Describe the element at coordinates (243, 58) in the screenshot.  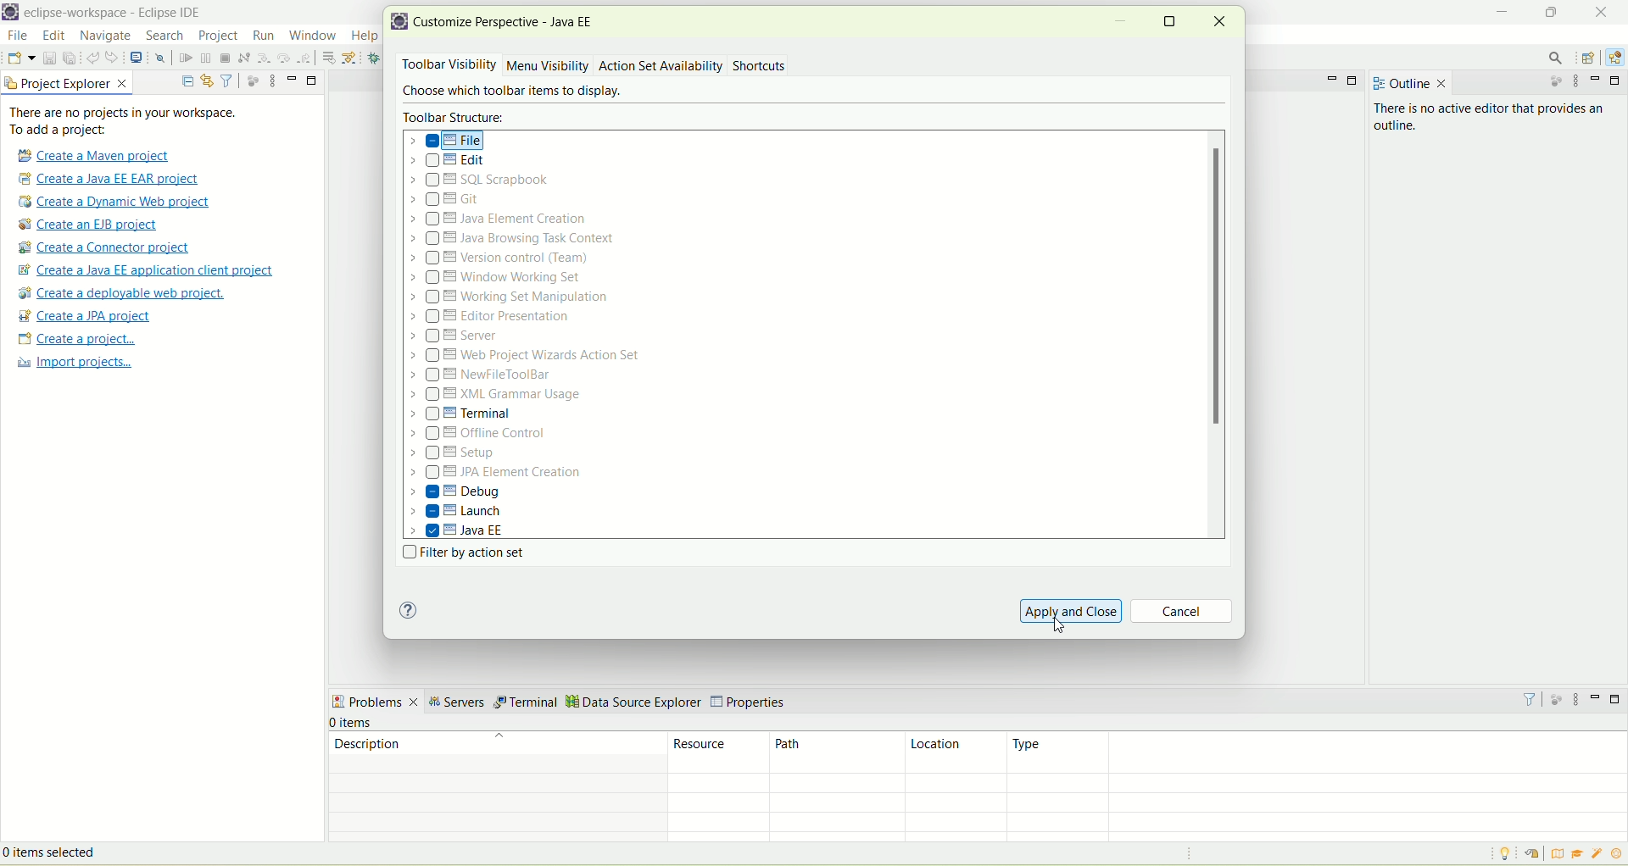
I see `disconnect` at that location.